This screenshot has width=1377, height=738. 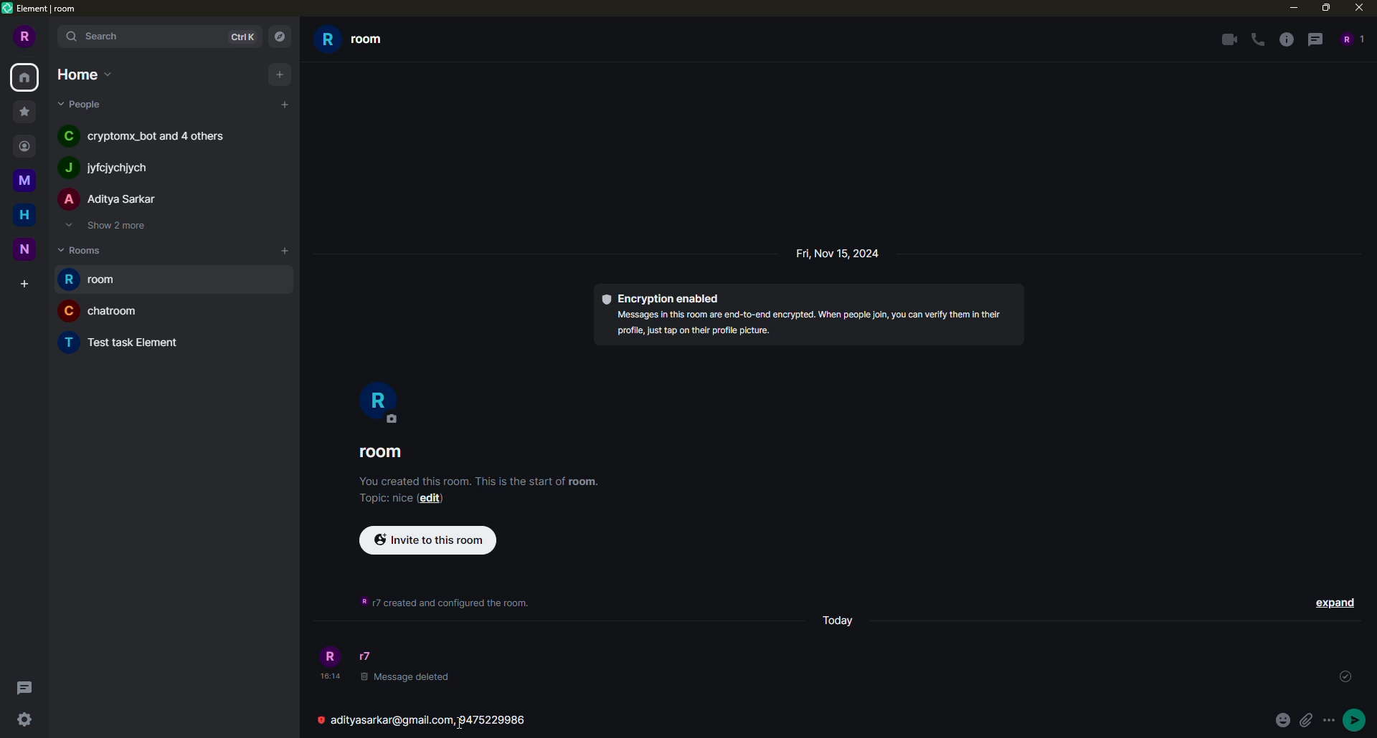 I want to click on home, so click(x=84, y=73).